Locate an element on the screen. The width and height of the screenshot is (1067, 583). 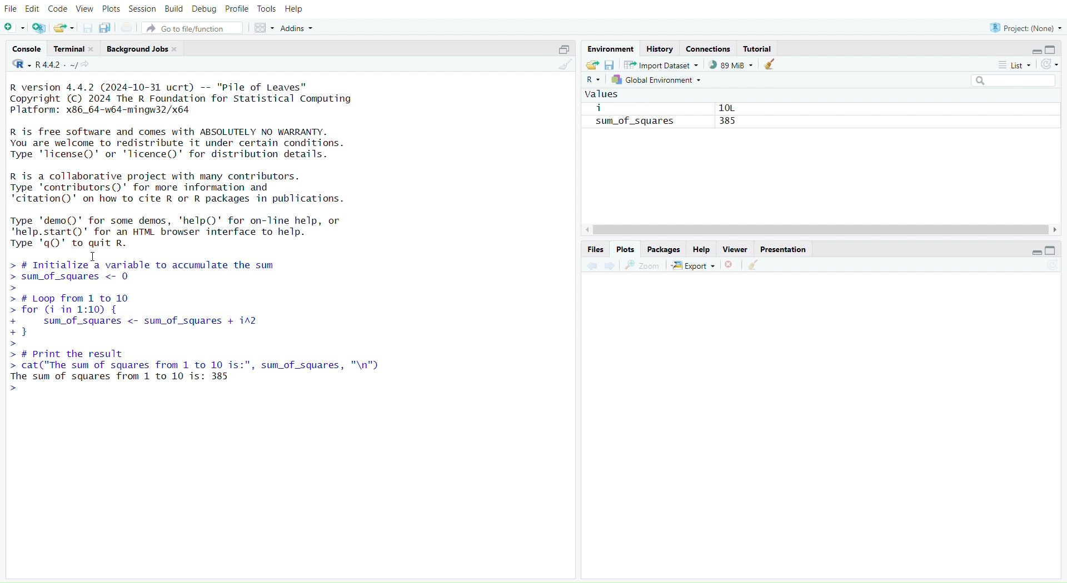
R is a collaborative project with many contributors.
Type 'contributors()' for more information and
"citation()' on how to cite R or R packages in publications. is located at coordinates (211, 189).